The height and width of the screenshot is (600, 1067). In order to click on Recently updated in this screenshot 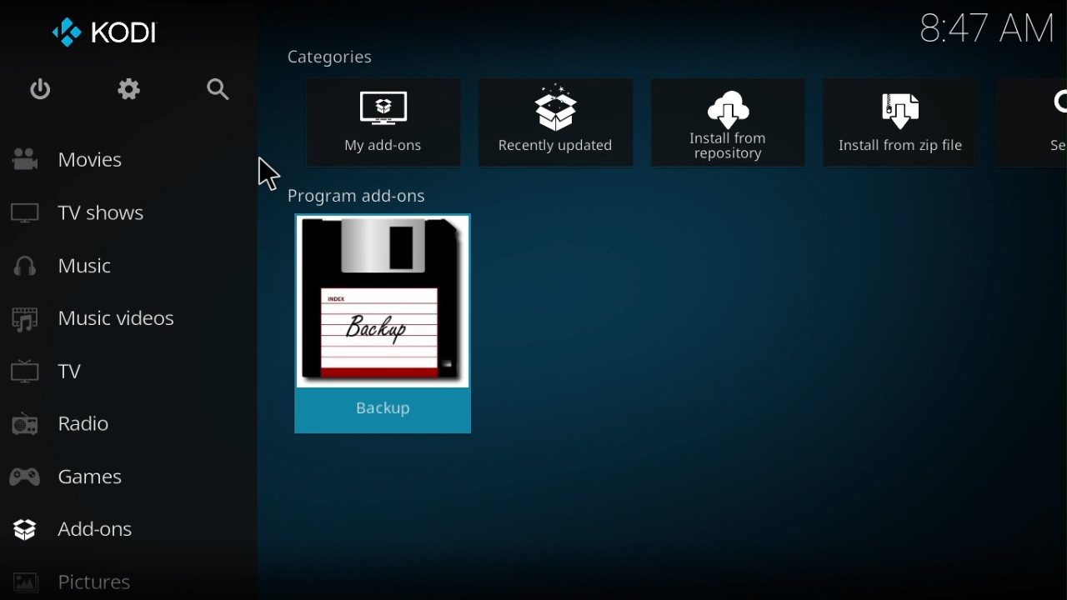, I will do `click(564, 118)`.